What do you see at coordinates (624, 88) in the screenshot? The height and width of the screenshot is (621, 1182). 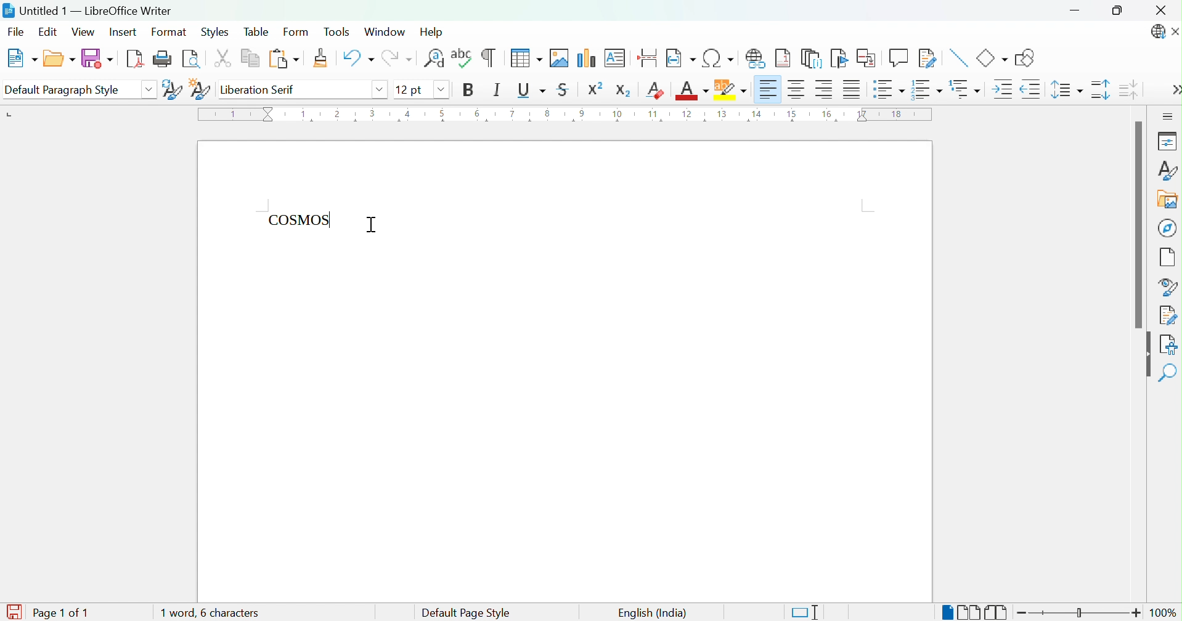 I see `Subscript` at bounding box center [624, 88].